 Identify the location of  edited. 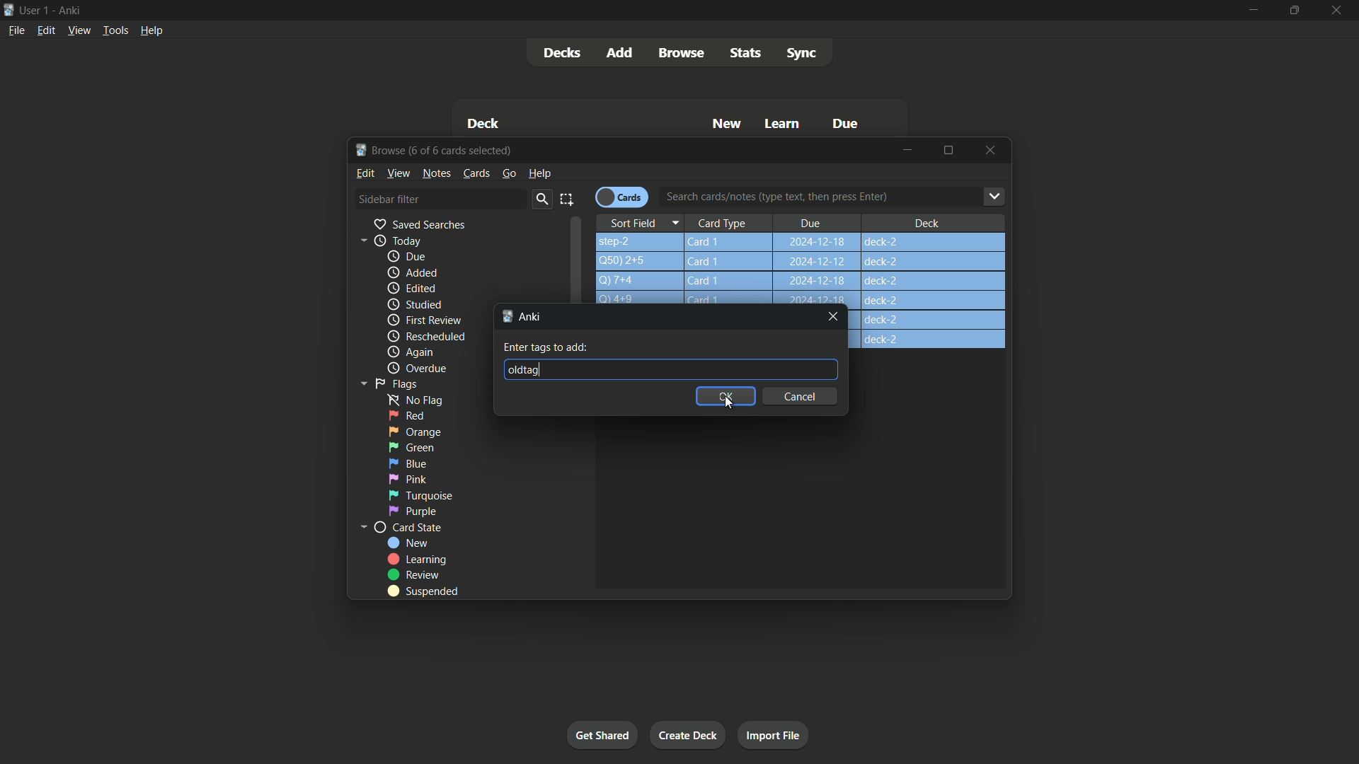
(411, 287).